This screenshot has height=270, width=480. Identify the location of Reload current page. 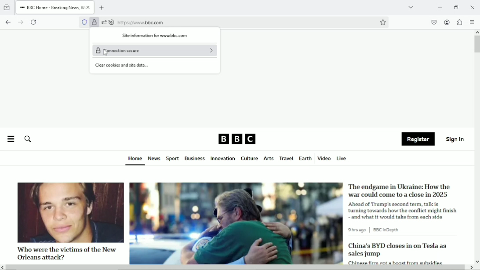
(35, 22).